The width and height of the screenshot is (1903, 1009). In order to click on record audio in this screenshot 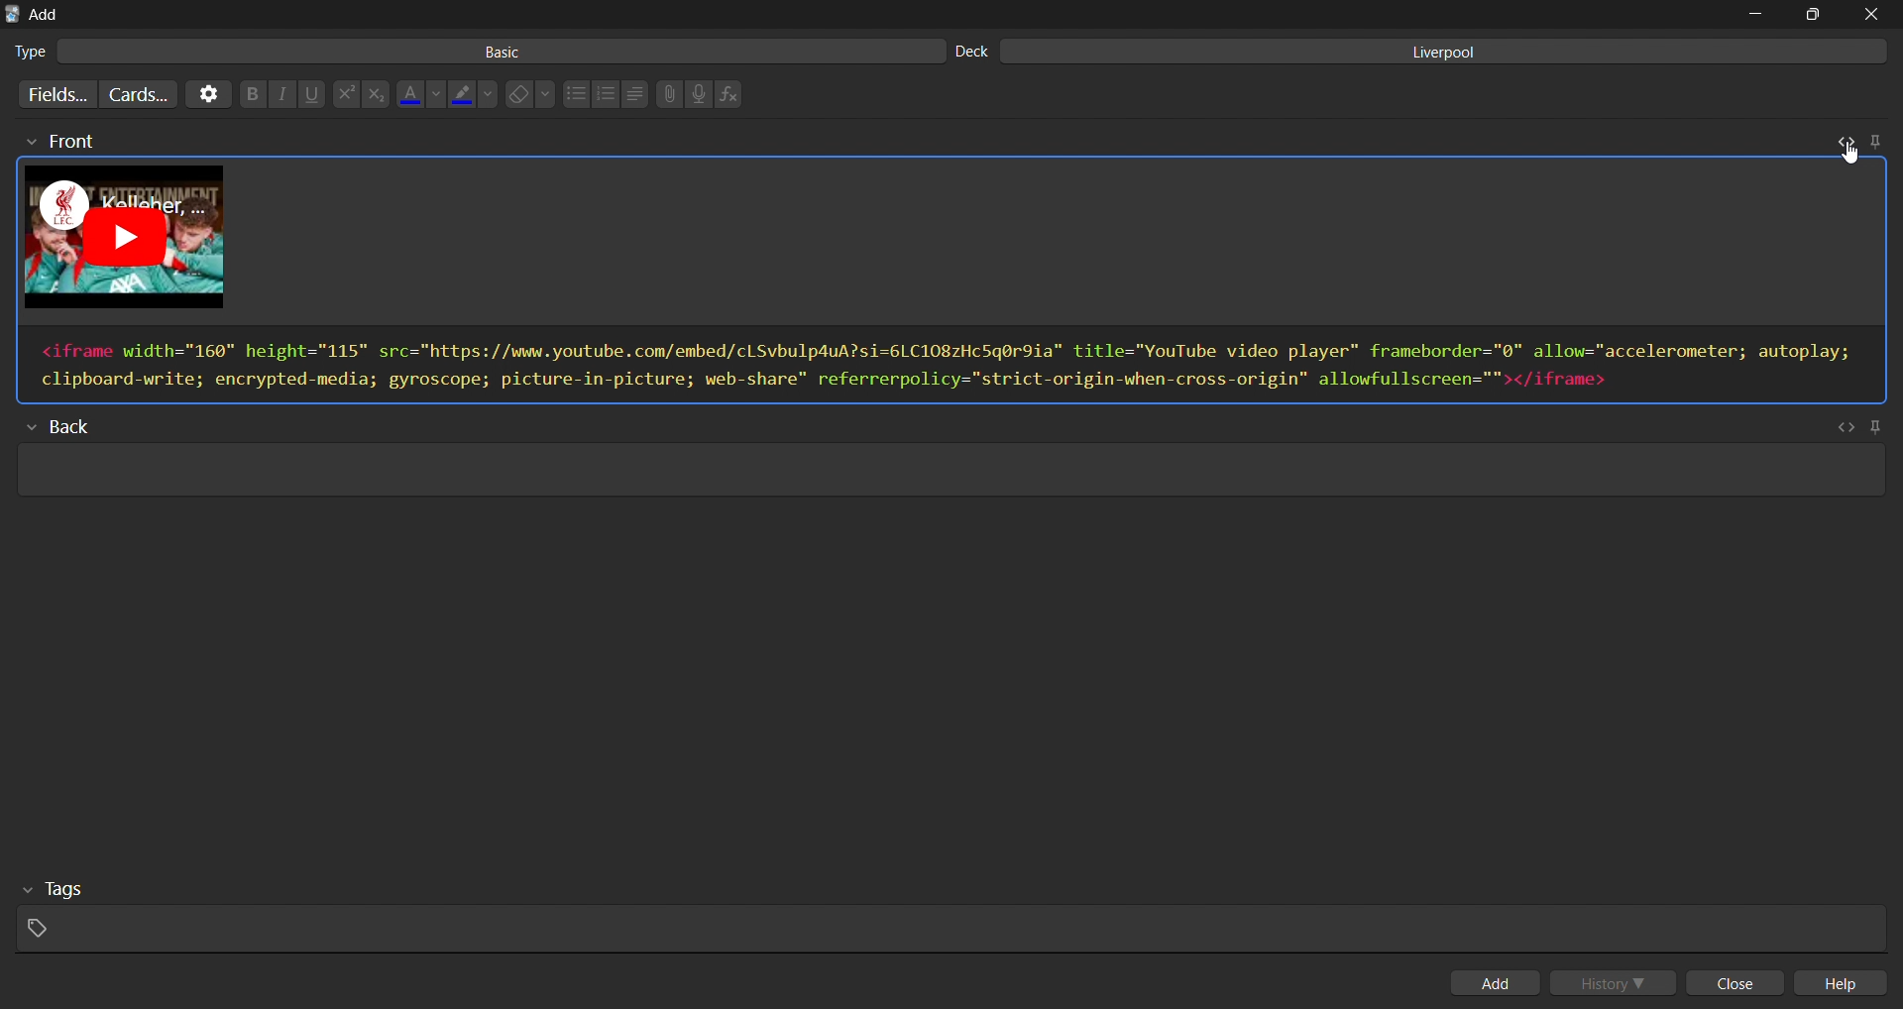, I will do `click(704, 95)`.